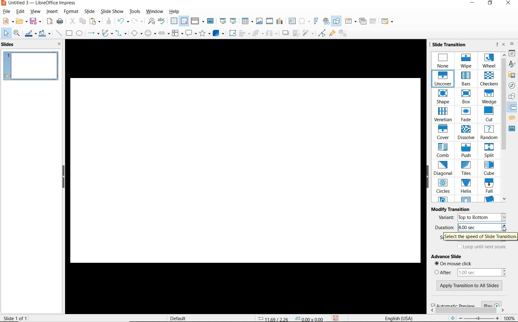 This screenshot has width=518, height=322. I want to click on UNCOVER, so click(444, 80).